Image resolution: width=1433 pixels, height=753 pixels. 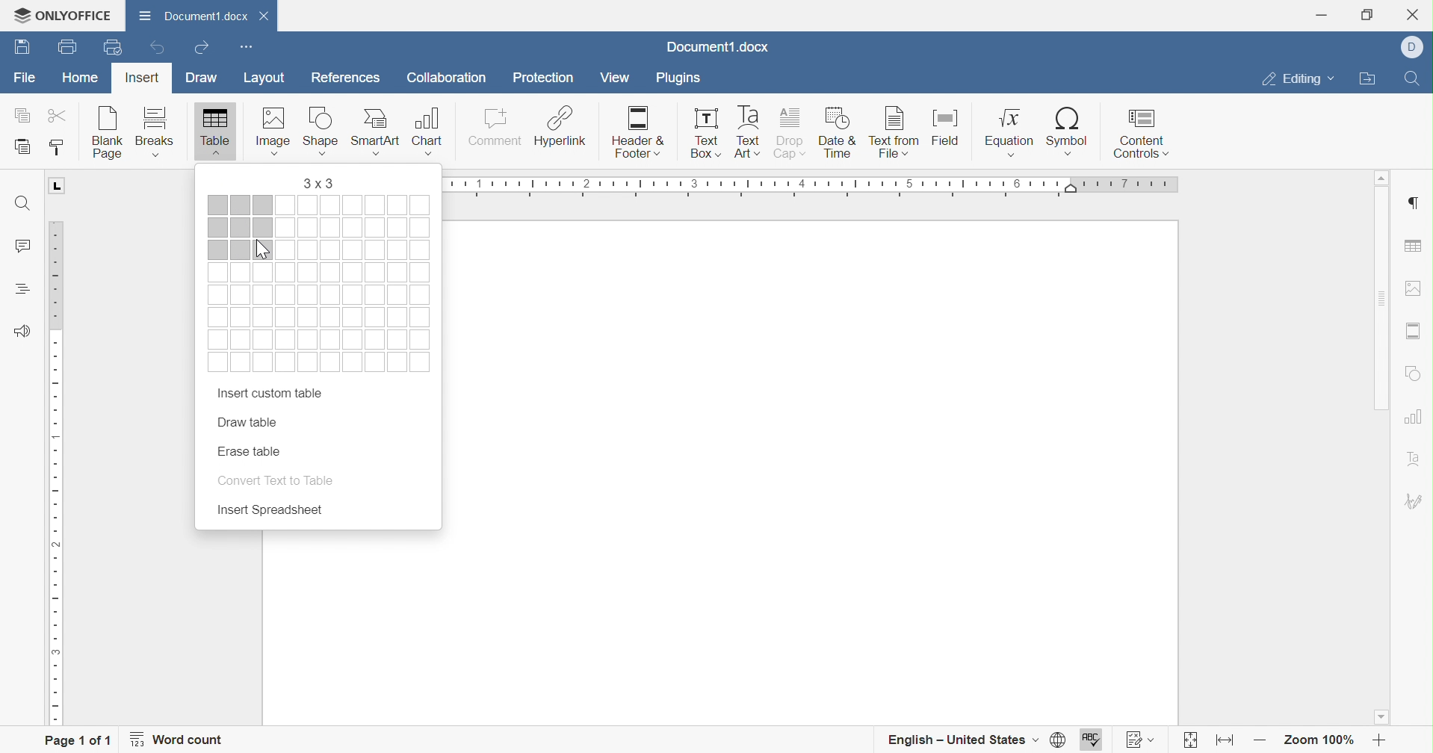 What do you see at coordinates (321, 184) in the screenshot?
I see `3 × 3` at bounding box center [321, 184].